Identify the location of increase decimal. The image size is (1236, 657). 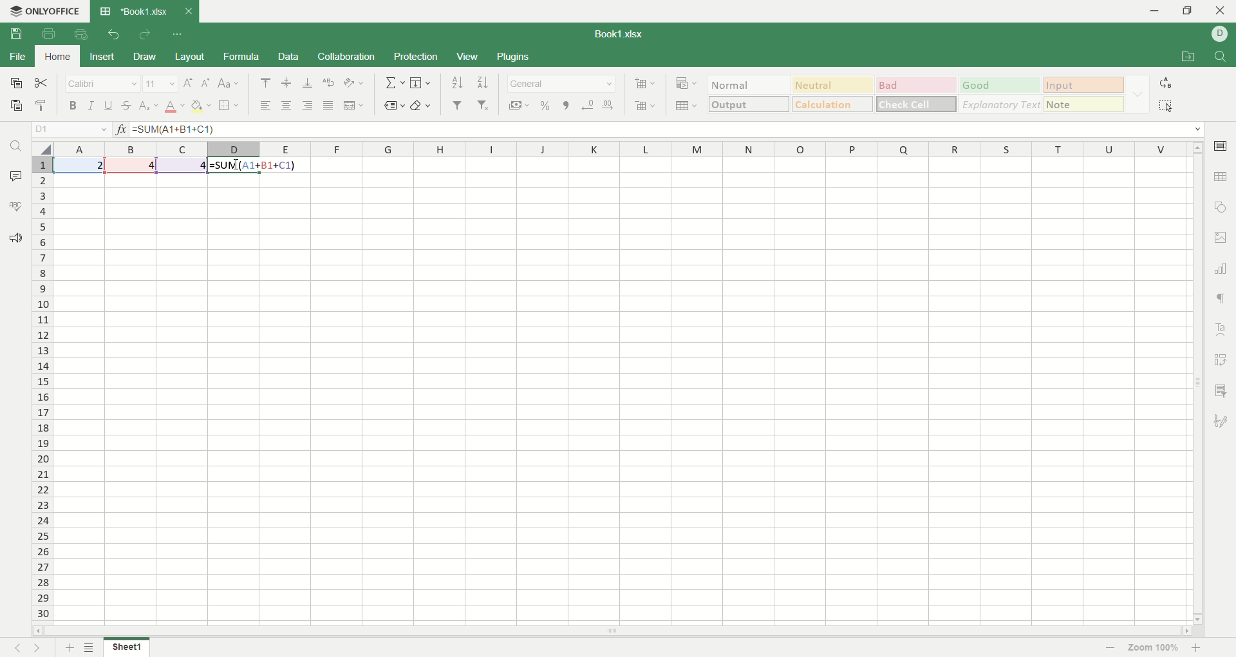
(608, 106).